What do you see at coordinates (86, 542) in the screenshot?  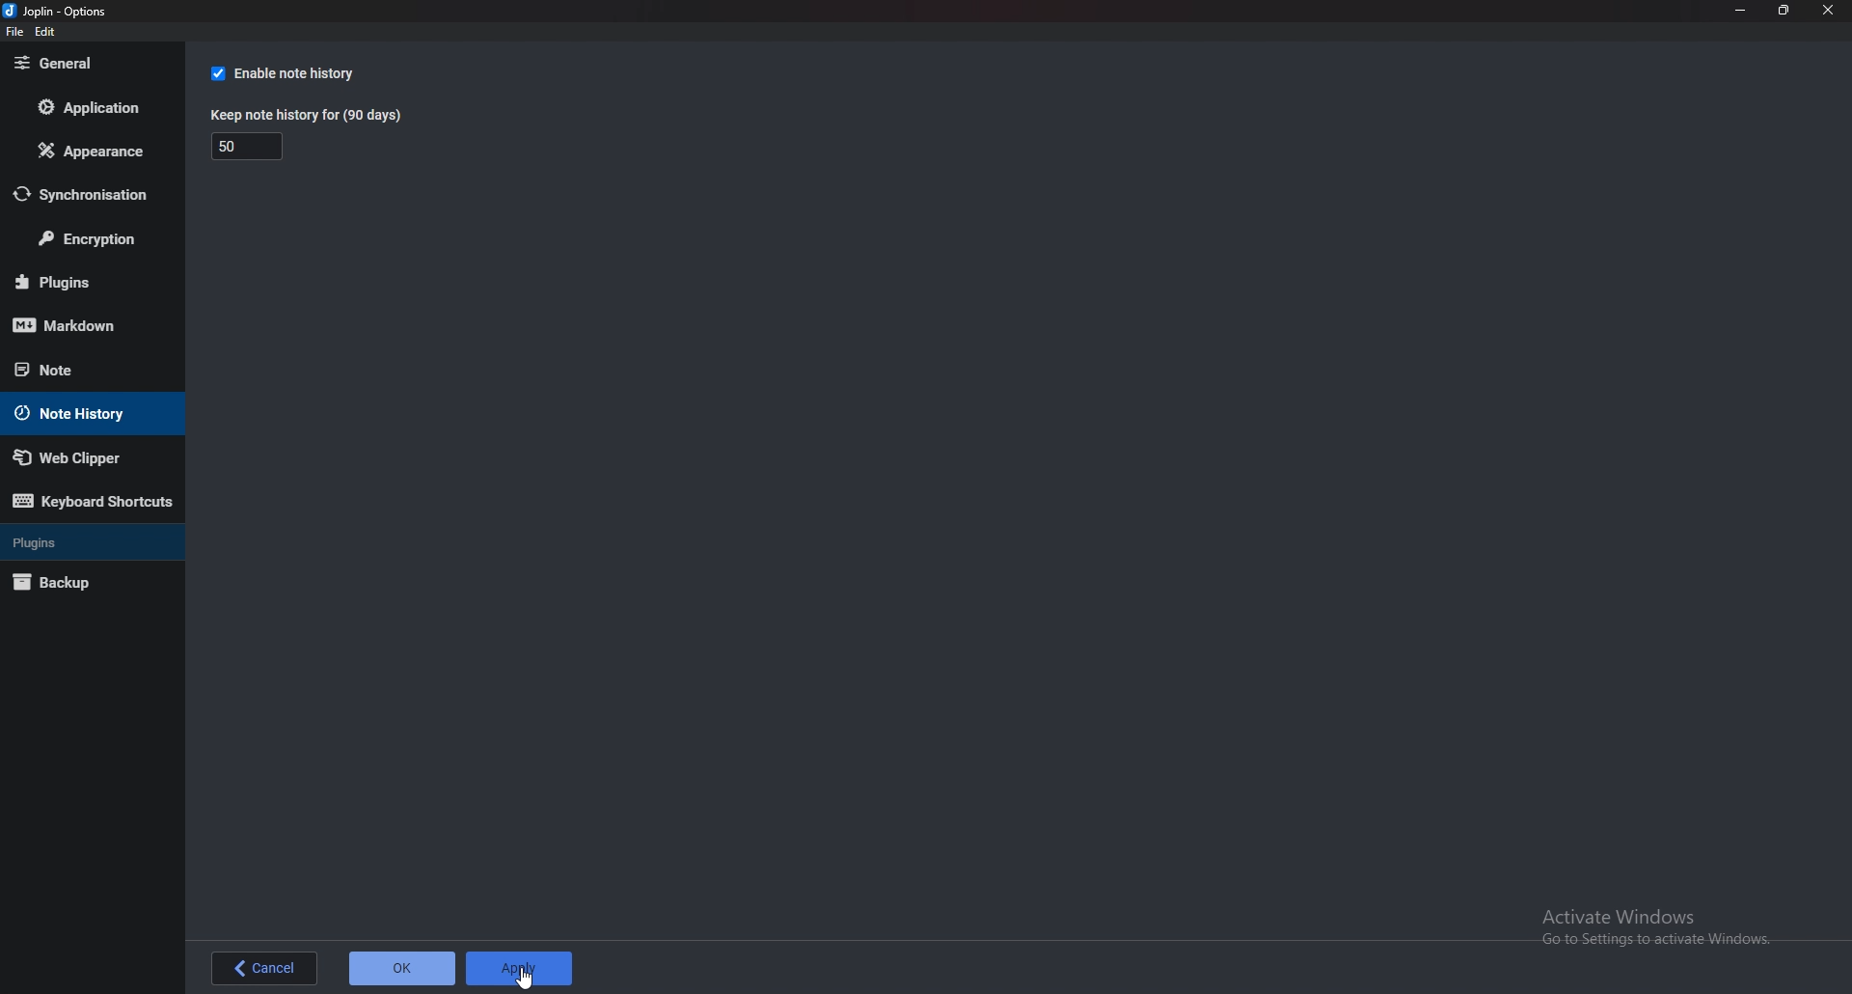 I see `Plugins` at bounding box center [86, 542].